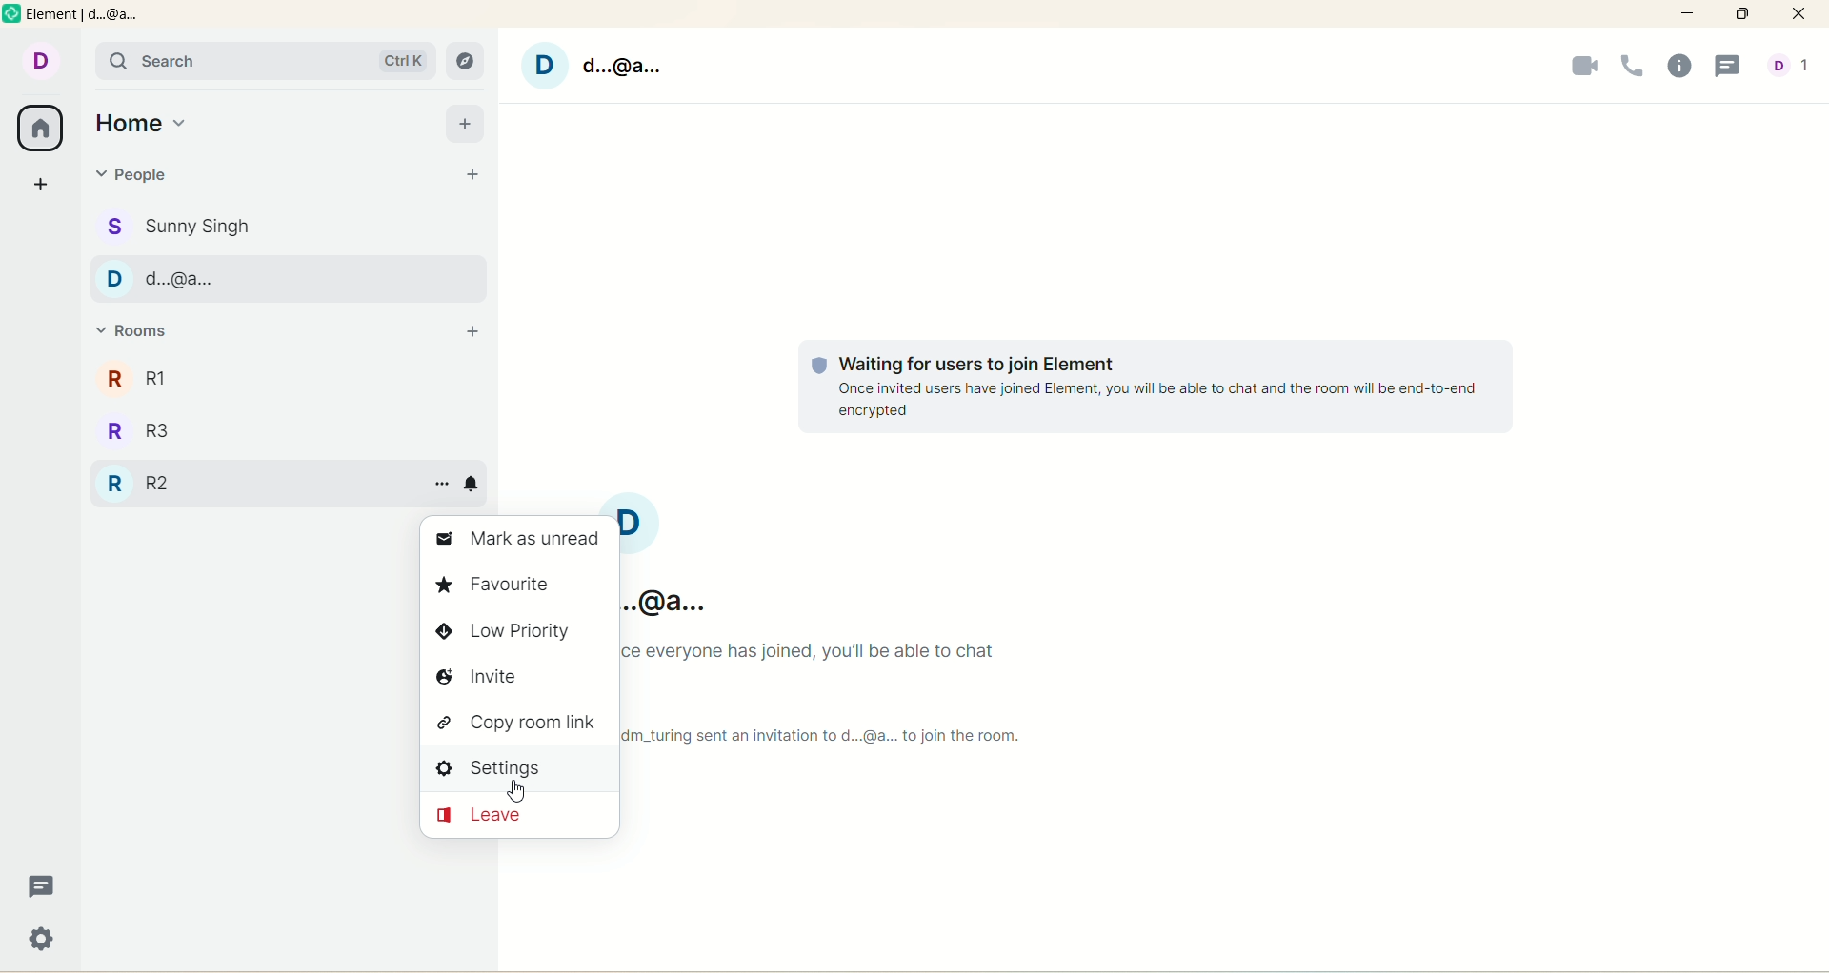 The image size is (1829, 973). What do you see at coordinates (1727, 69) in the screenshot?
I see `threads` at bounding box center [1727, 69].